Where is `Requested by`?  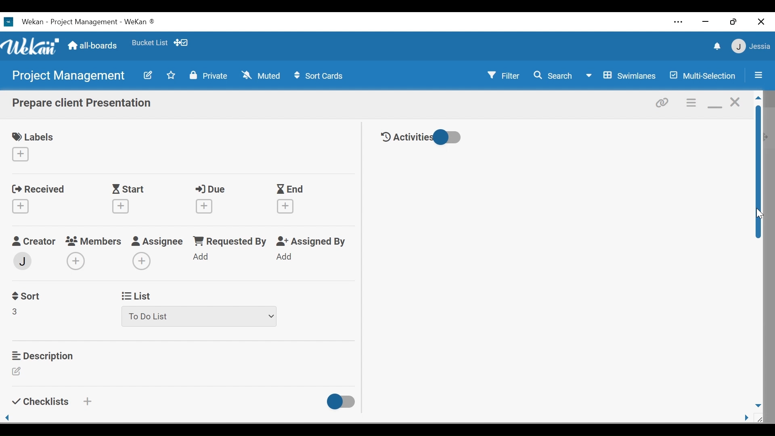
Requested by is located at coordinates (229, 241).